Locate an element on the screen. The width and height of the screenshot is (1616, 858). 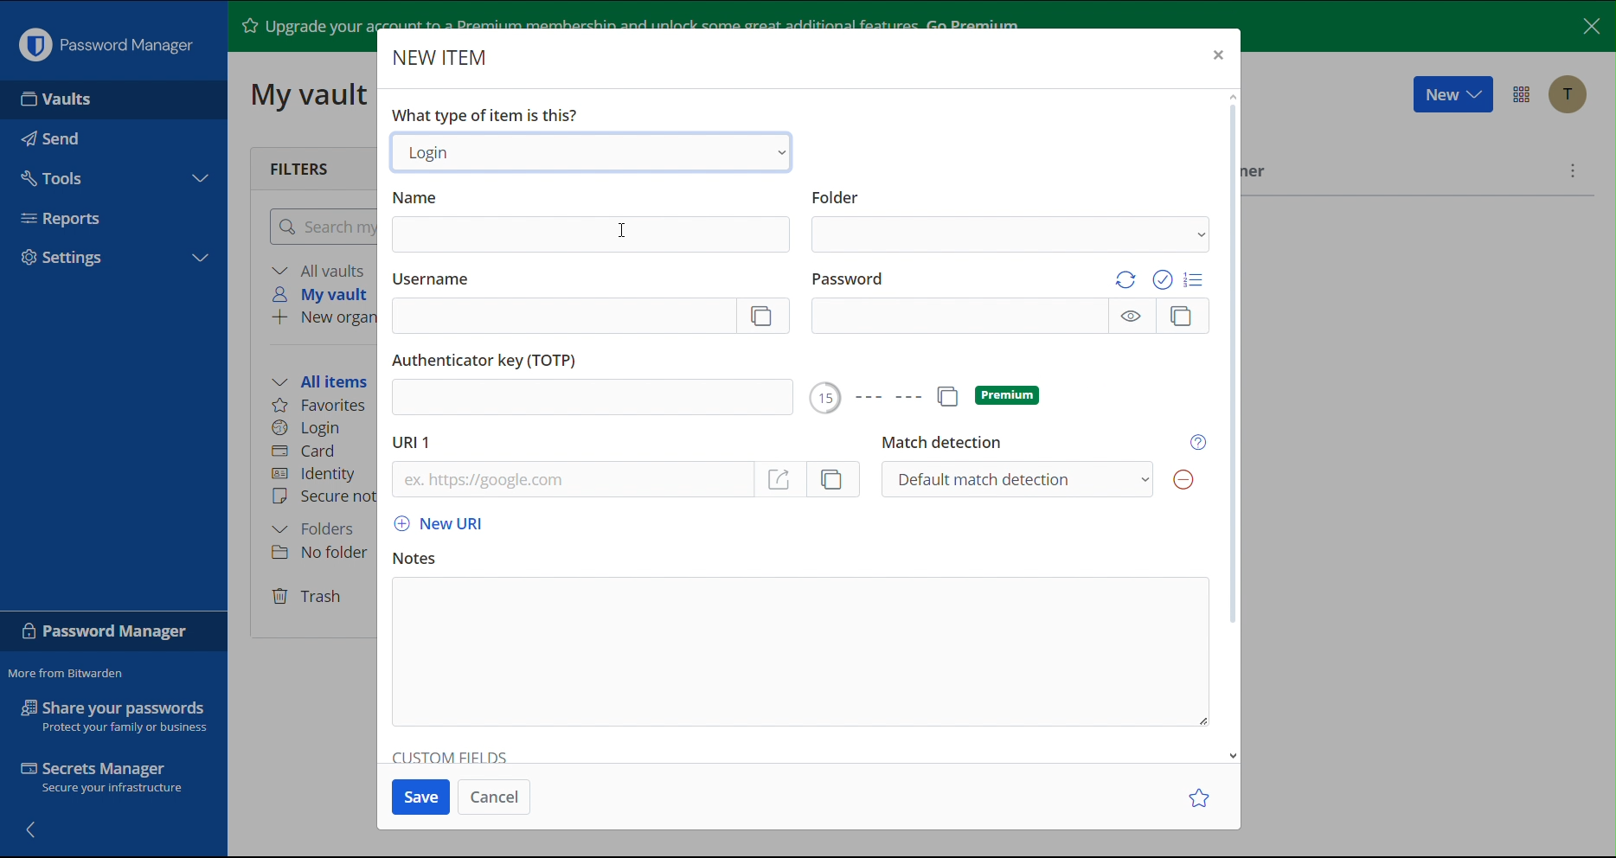
Filters is located at coordinates (304, 167).